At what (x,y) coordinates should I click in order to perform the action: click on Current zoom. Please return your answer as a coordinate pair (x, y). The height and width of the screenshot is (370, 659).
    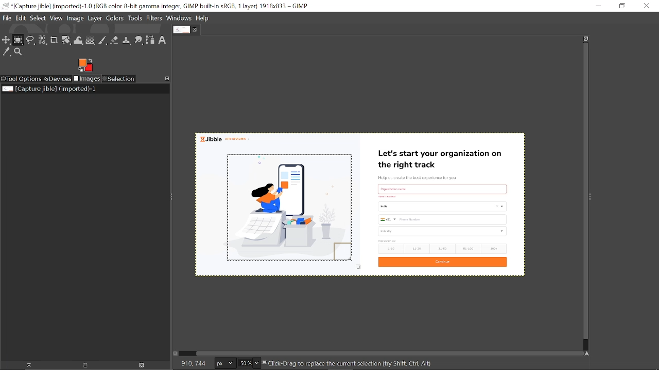
    Looking at the image, I should click on (244, 364).